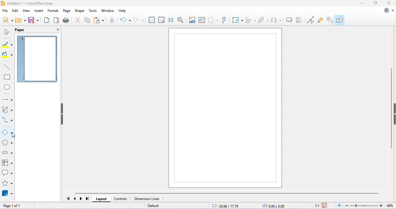 Image resolution: width=396 pixels, height=209 pixels. Describe the element at coordinates (33, 20) in the screenshot. I see `save` at that location.